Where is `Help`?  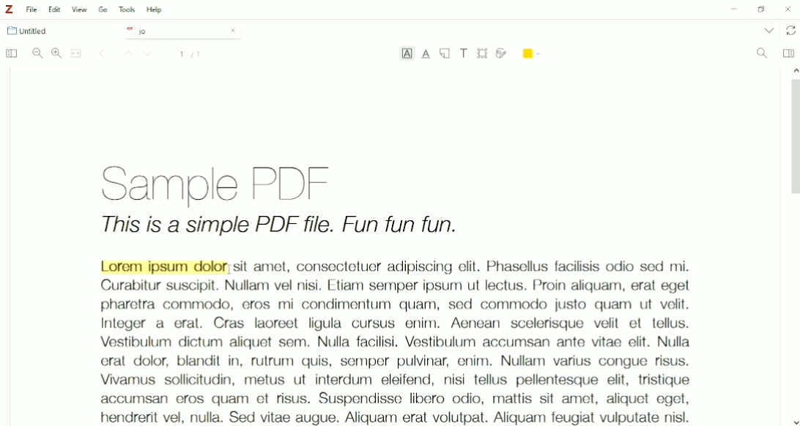 Help is located at coordinates (155, 10).